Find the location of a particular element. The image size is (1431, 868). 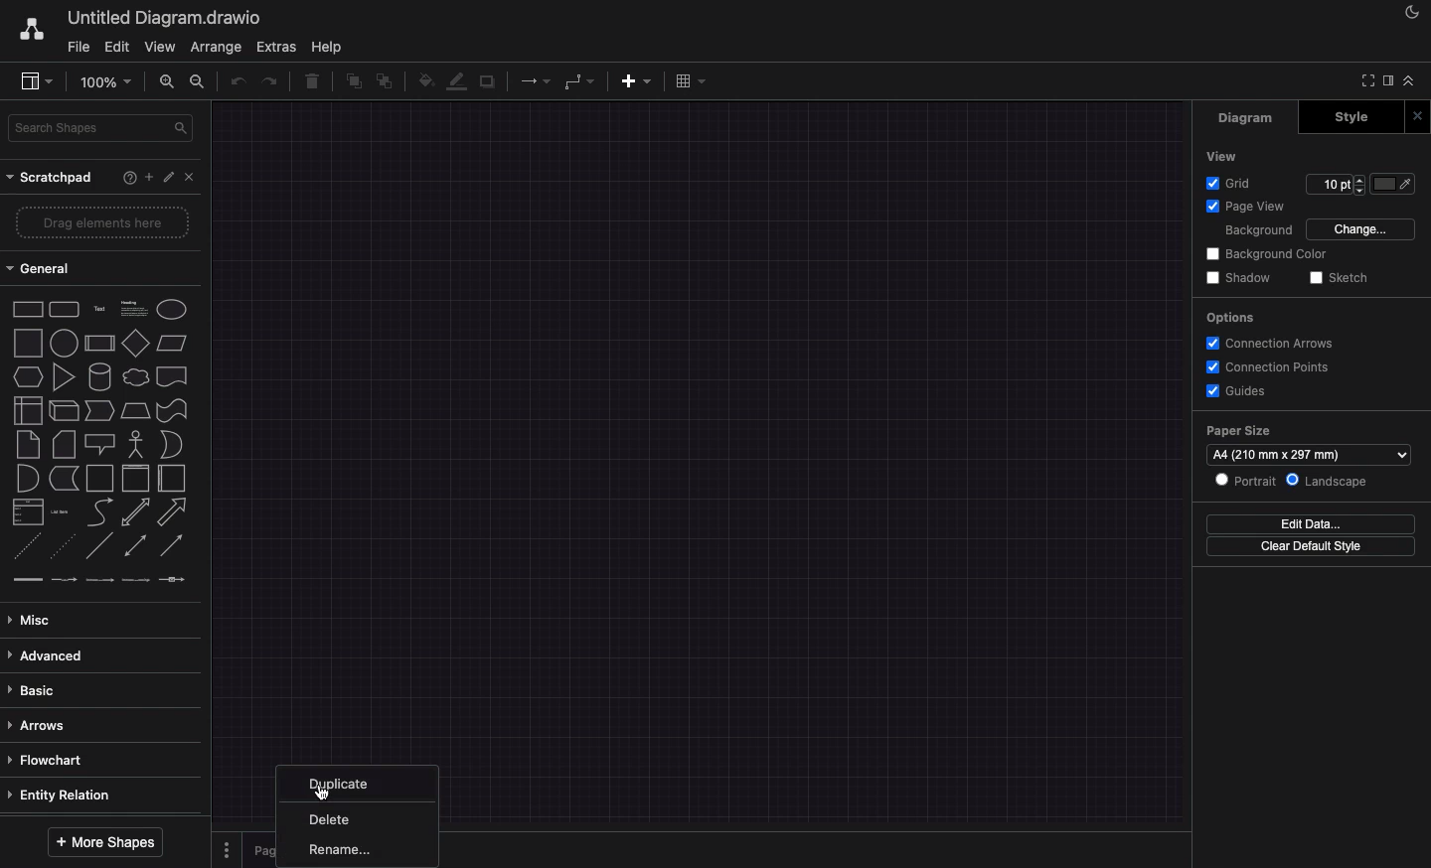

triangle is located at coordinates (63, 377).